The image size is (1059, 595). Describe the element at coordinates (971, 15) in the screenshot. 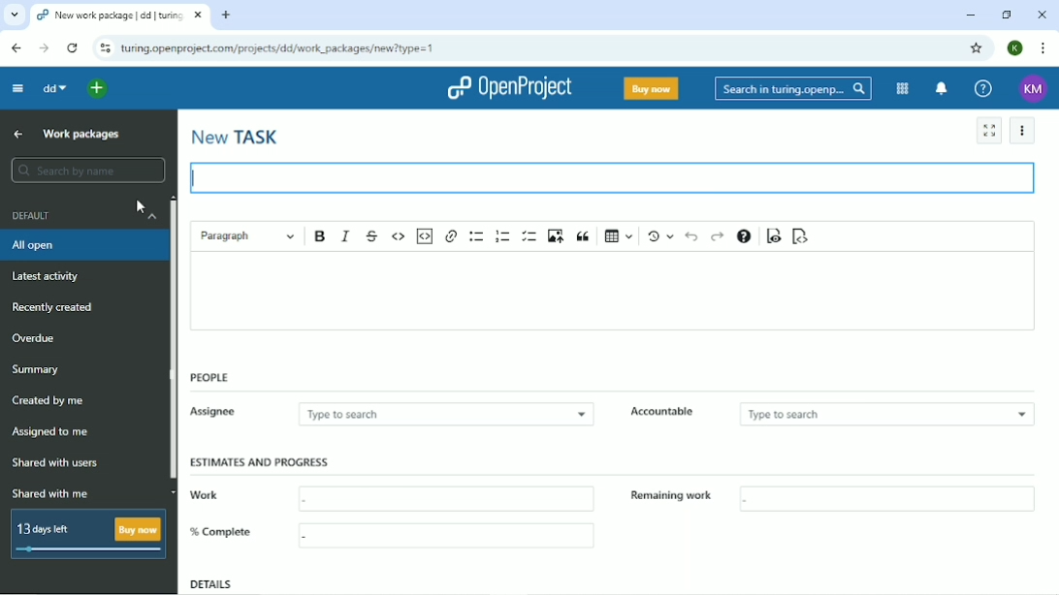

I see `Minimize` at that location.